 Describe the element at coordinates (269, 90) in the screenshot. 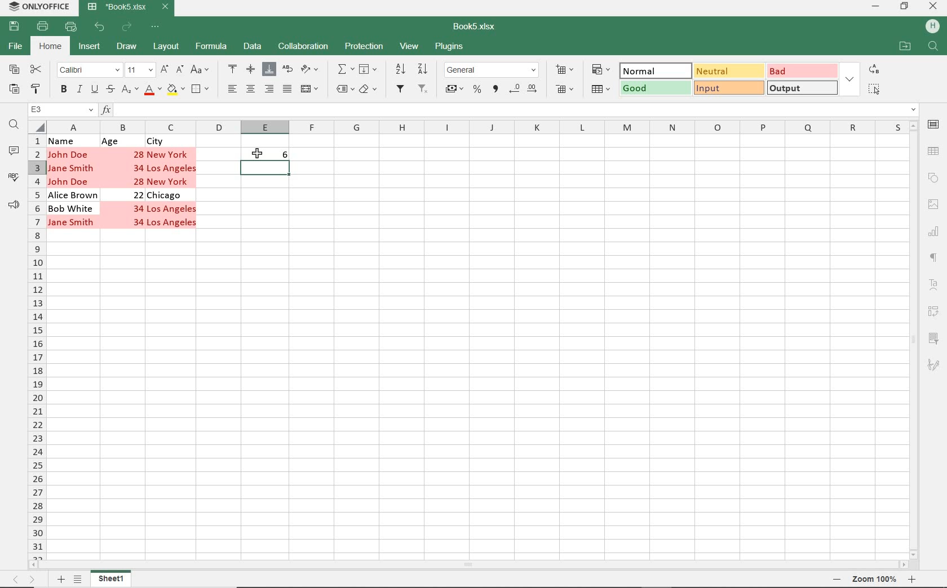

I see `ALIGN RIGHT` at that location.